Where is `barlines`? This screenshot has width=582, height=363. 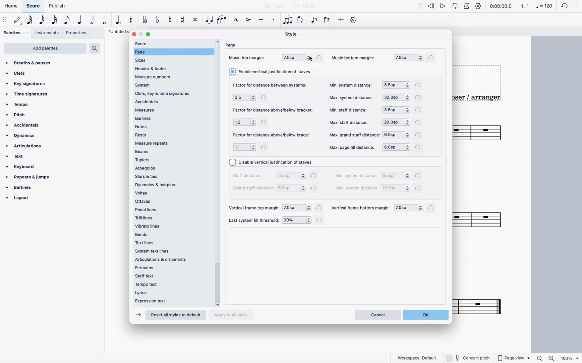
barlines is located at coordinates (20, 187).